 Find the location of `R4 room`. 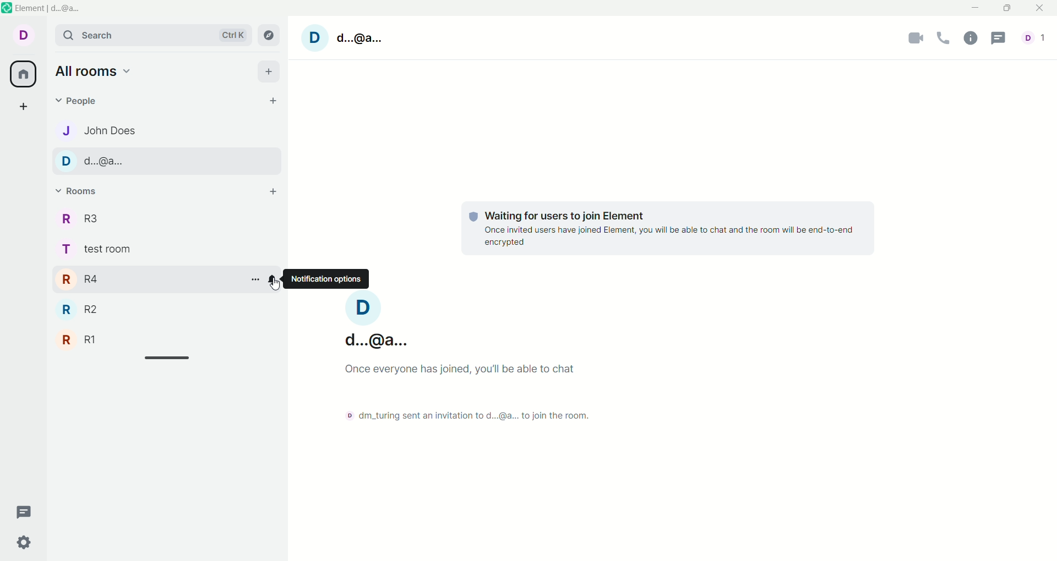

R4 room is located at coordinates (150, 279).